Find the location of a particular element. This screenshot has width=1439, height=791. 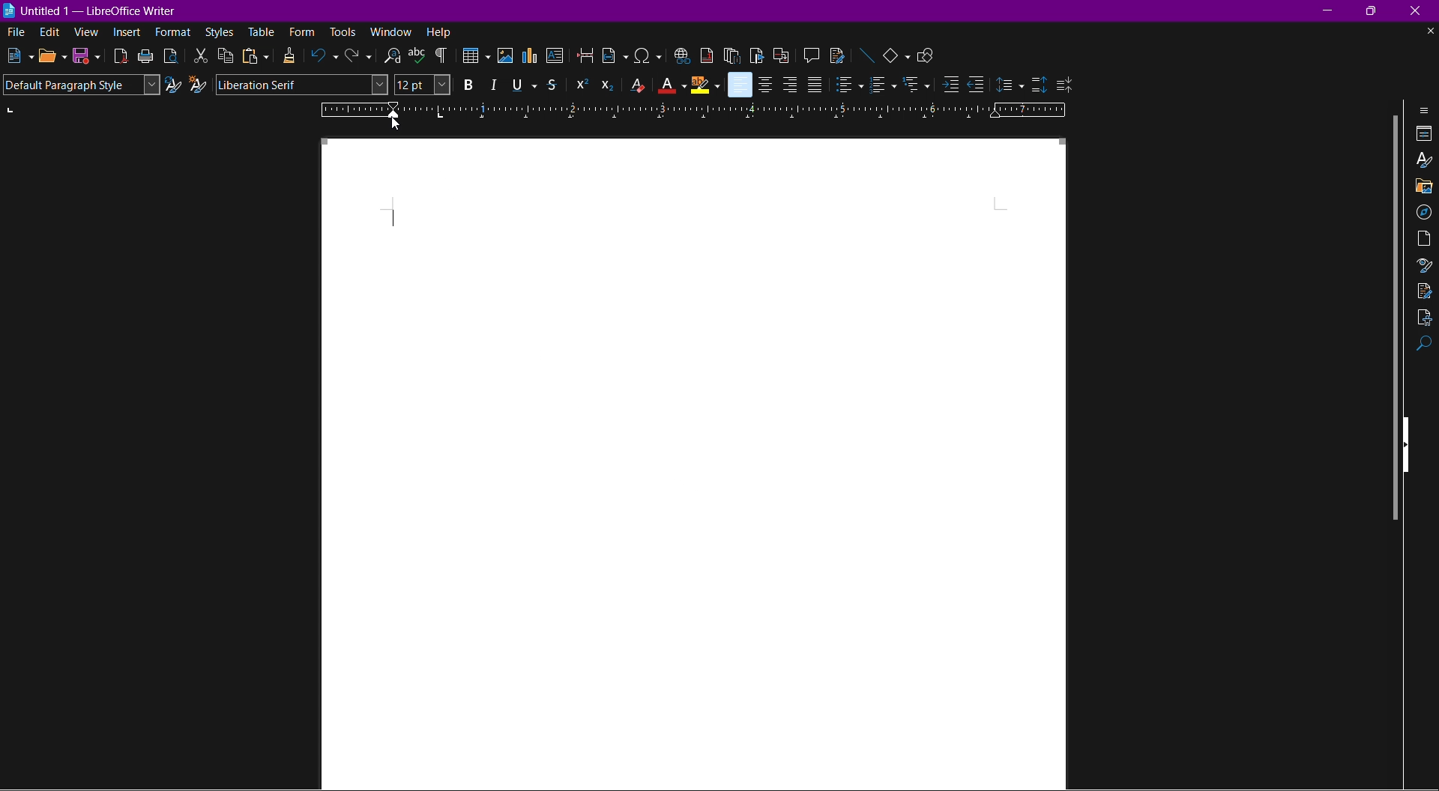

Navigator is located at coordinates (1424, 210).